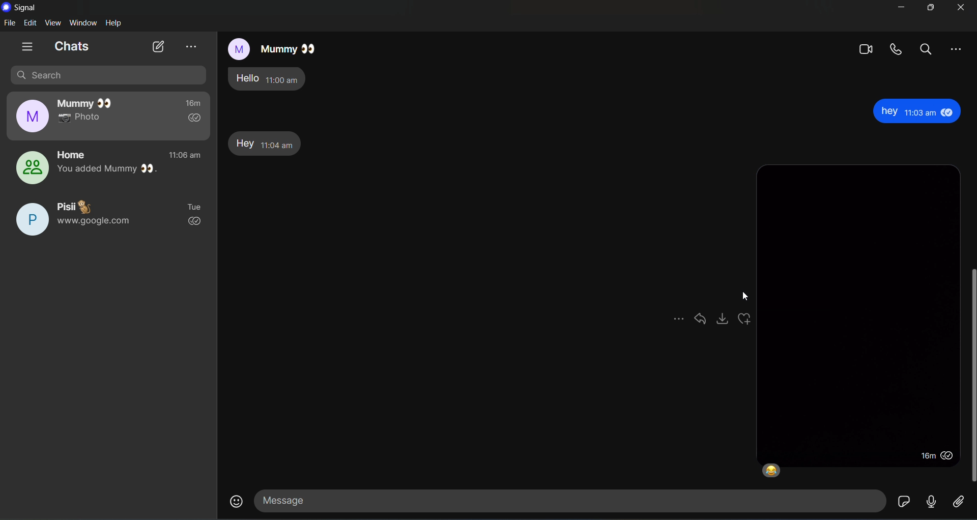 The height and width of the screenshot is (520, 977). What do you see at coordinates (904, 502) in the screenshot?
I see `sticker` at bounding box center [904, 502].